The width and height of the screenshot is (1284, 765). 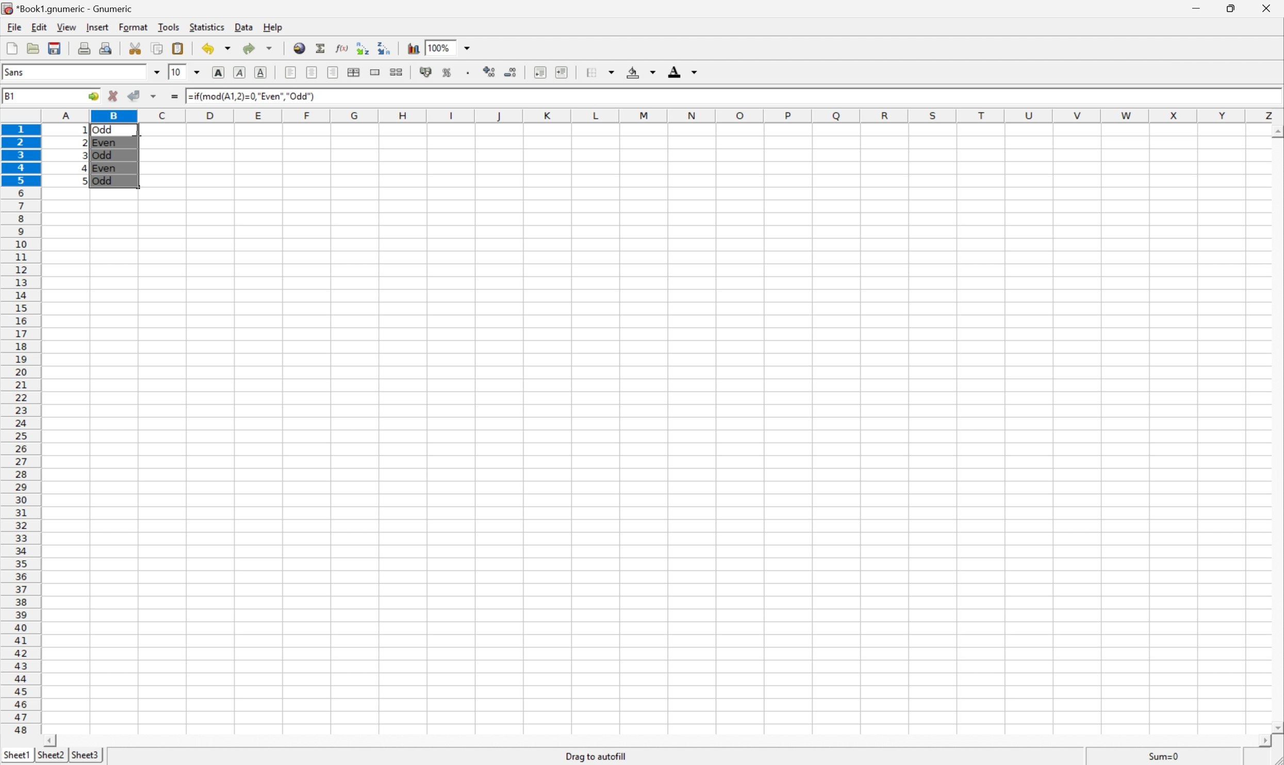 I want to click on Background, so click(x=641, y=71).